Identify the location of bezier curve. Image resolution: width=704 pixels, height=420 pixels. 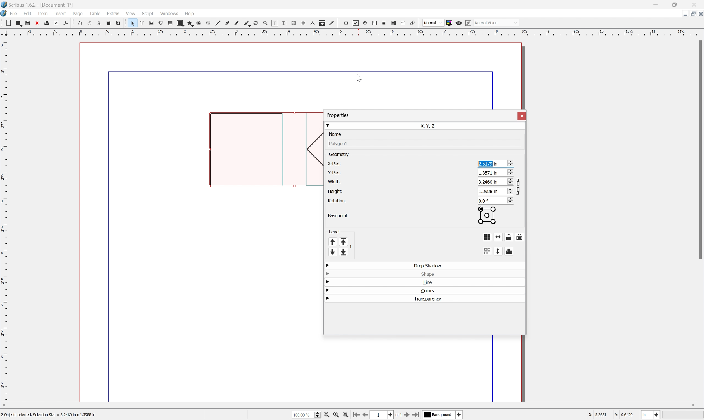
(226, 23).